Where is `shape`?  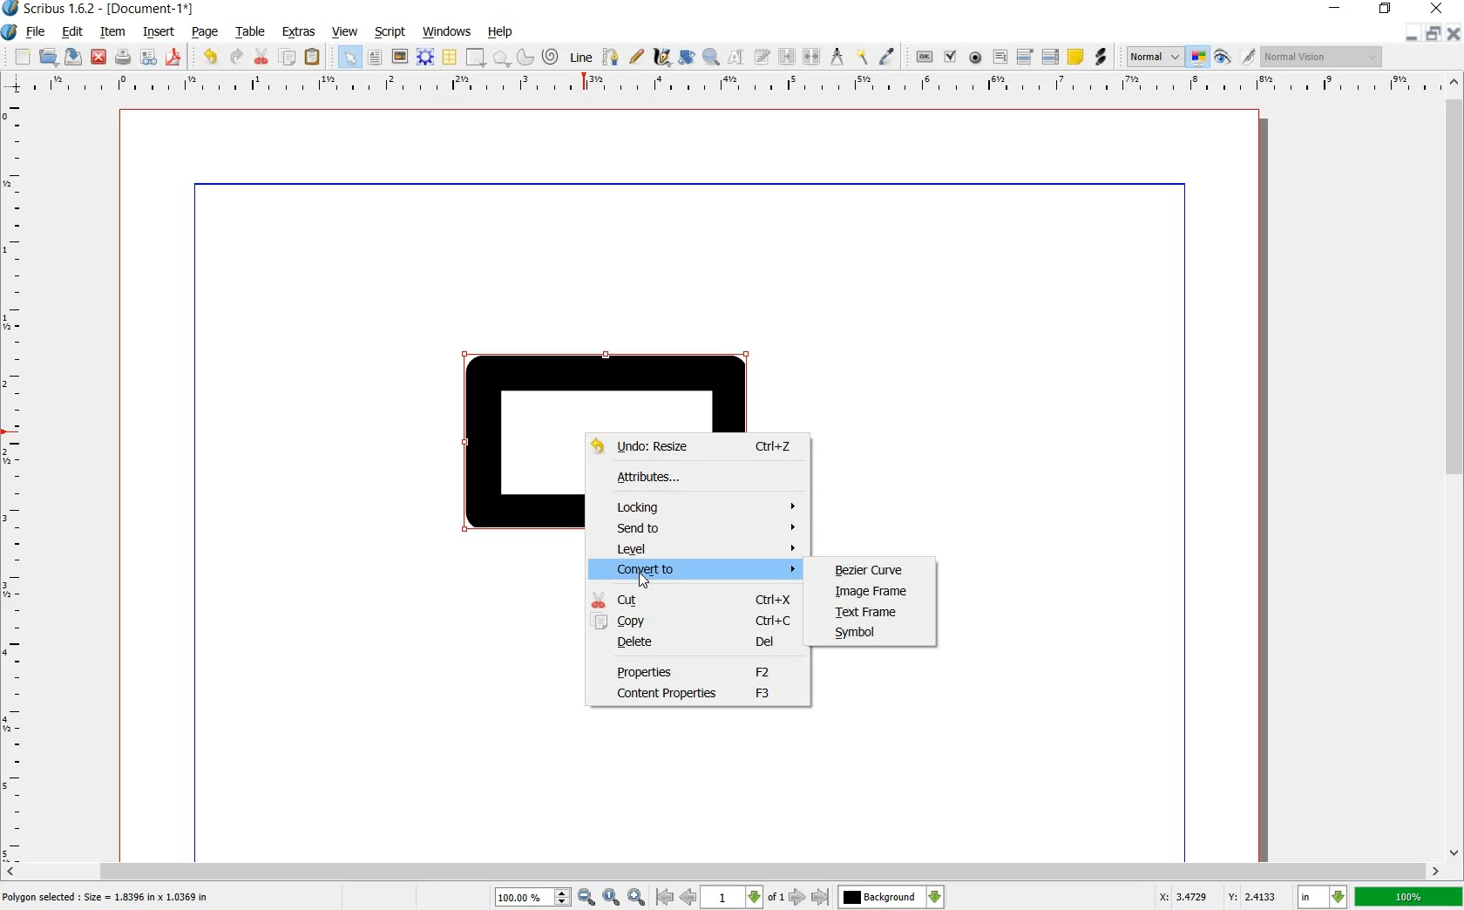 shape is located at coordinates (508, 485).